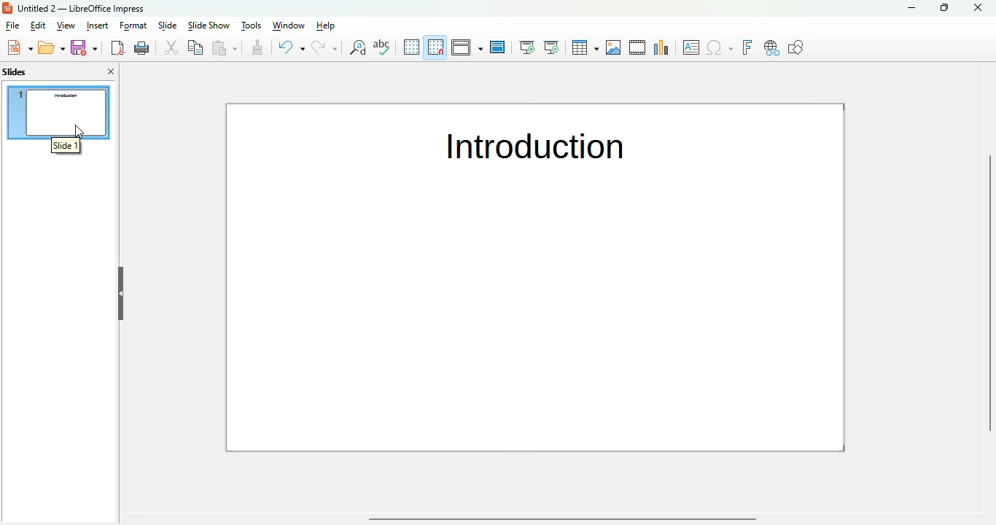 The width and height of the screenshot is (996, 525). I want to click on find and replace, so click(358, 47).